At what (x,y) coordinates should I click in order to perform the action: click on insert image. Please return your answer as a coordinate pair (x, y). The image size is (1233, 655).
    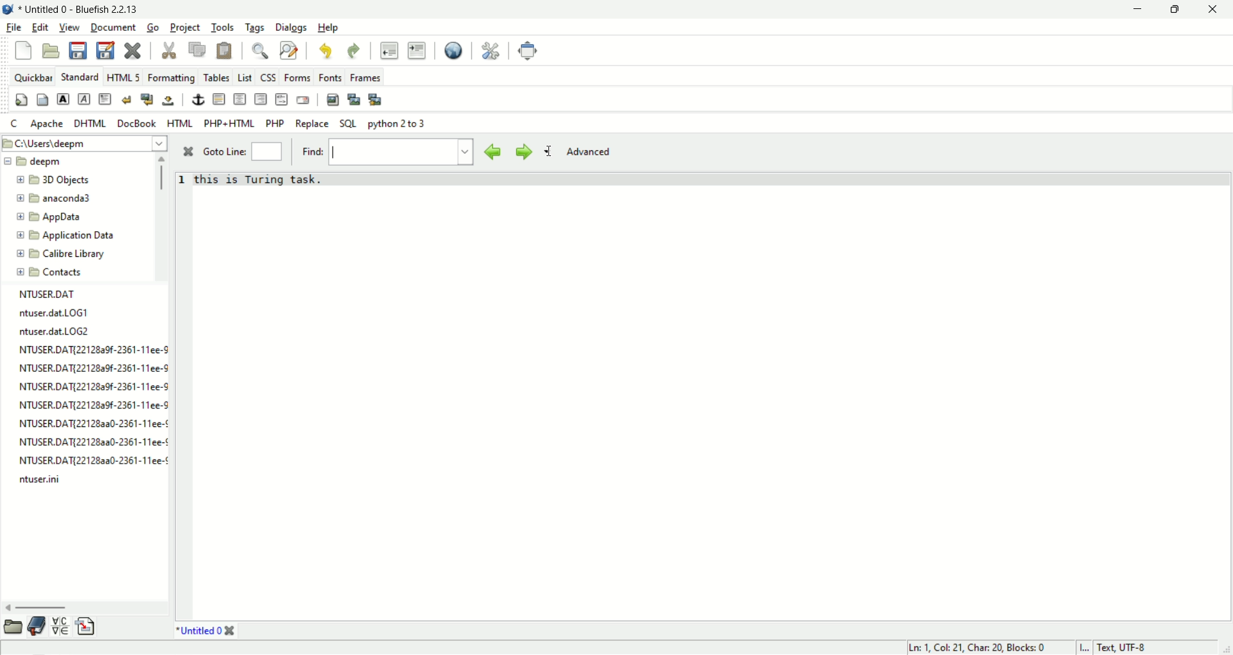
    Looking at the image, I should click on (333, 100).